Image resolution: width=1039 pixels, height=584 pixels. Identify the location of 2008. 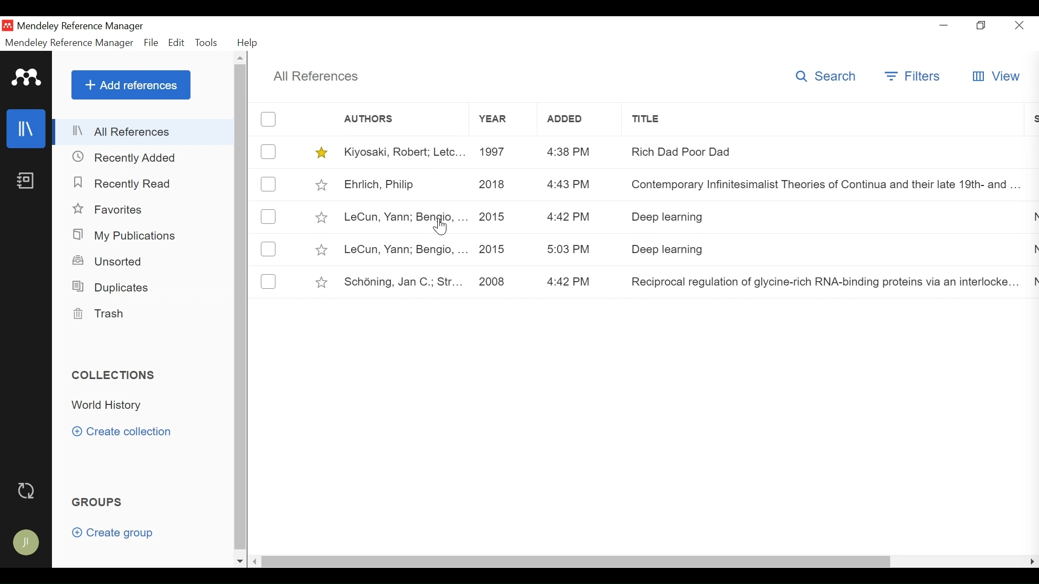
(492, 283).